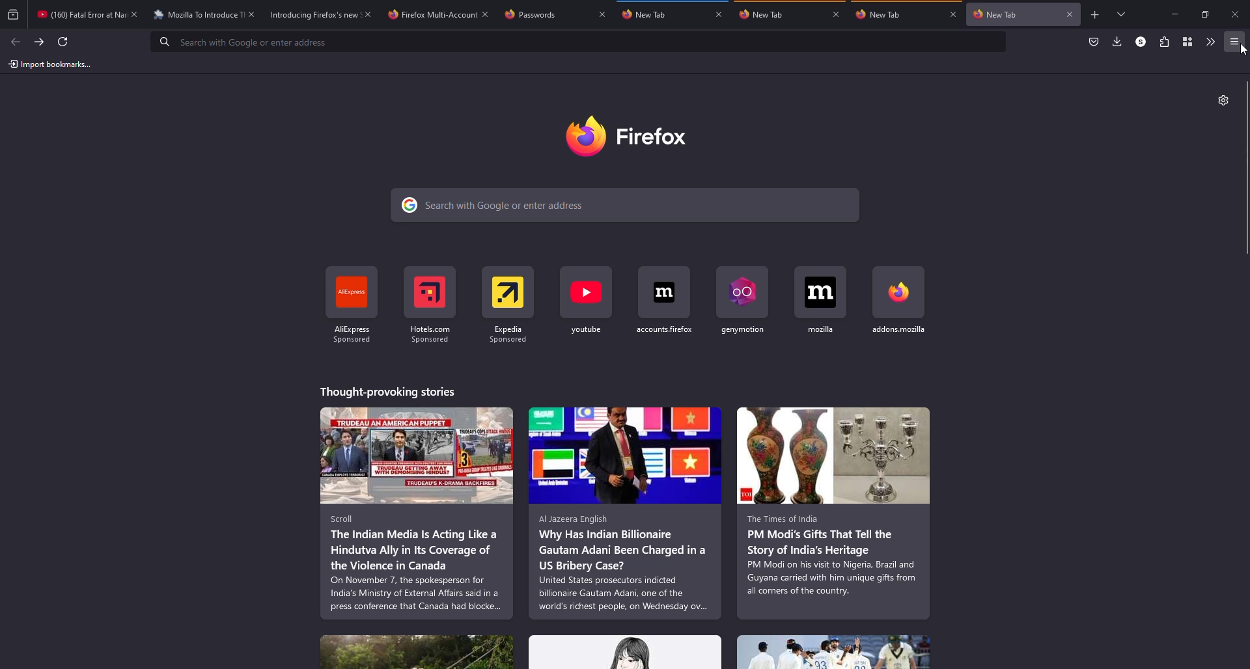 The image size is (1250, 669). Describe the element at coordinates (508, 305) in the screenshot. I see `shortcut` at that location.